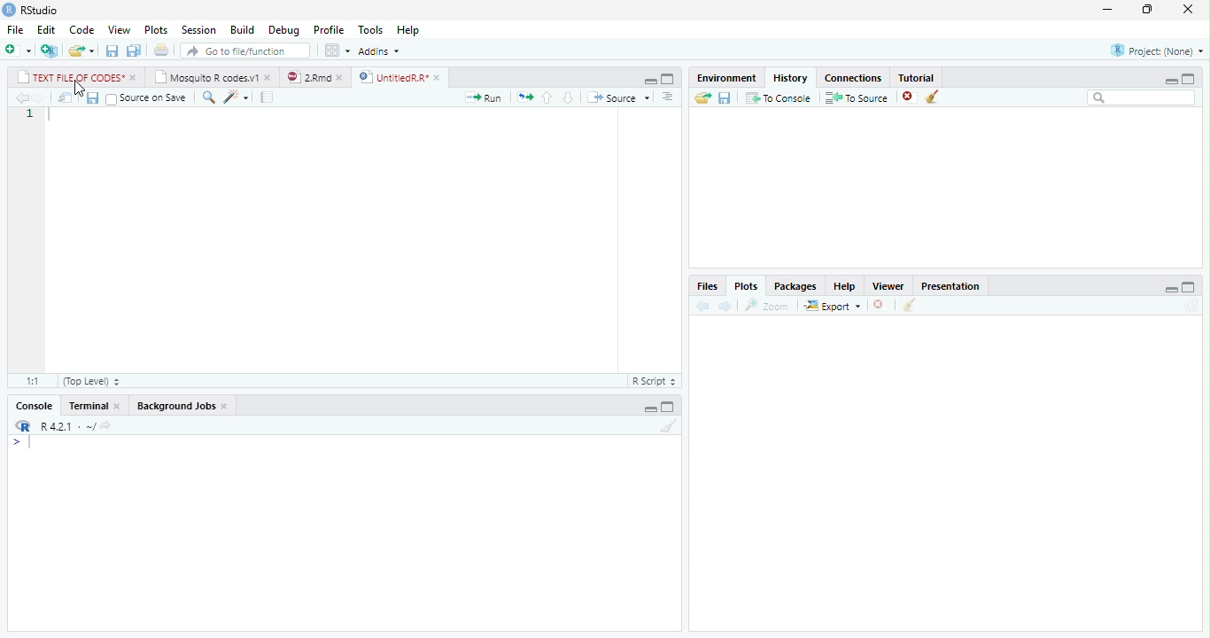  What do you see at coordinates (650, 82) in the screenshot?
I see `minimize` at bounding box center [650, 82].